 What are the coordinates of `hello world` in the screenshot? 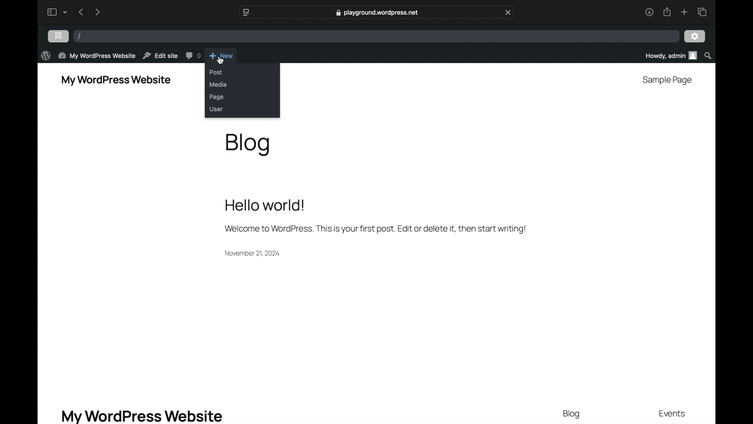 It's located at (265, 205).